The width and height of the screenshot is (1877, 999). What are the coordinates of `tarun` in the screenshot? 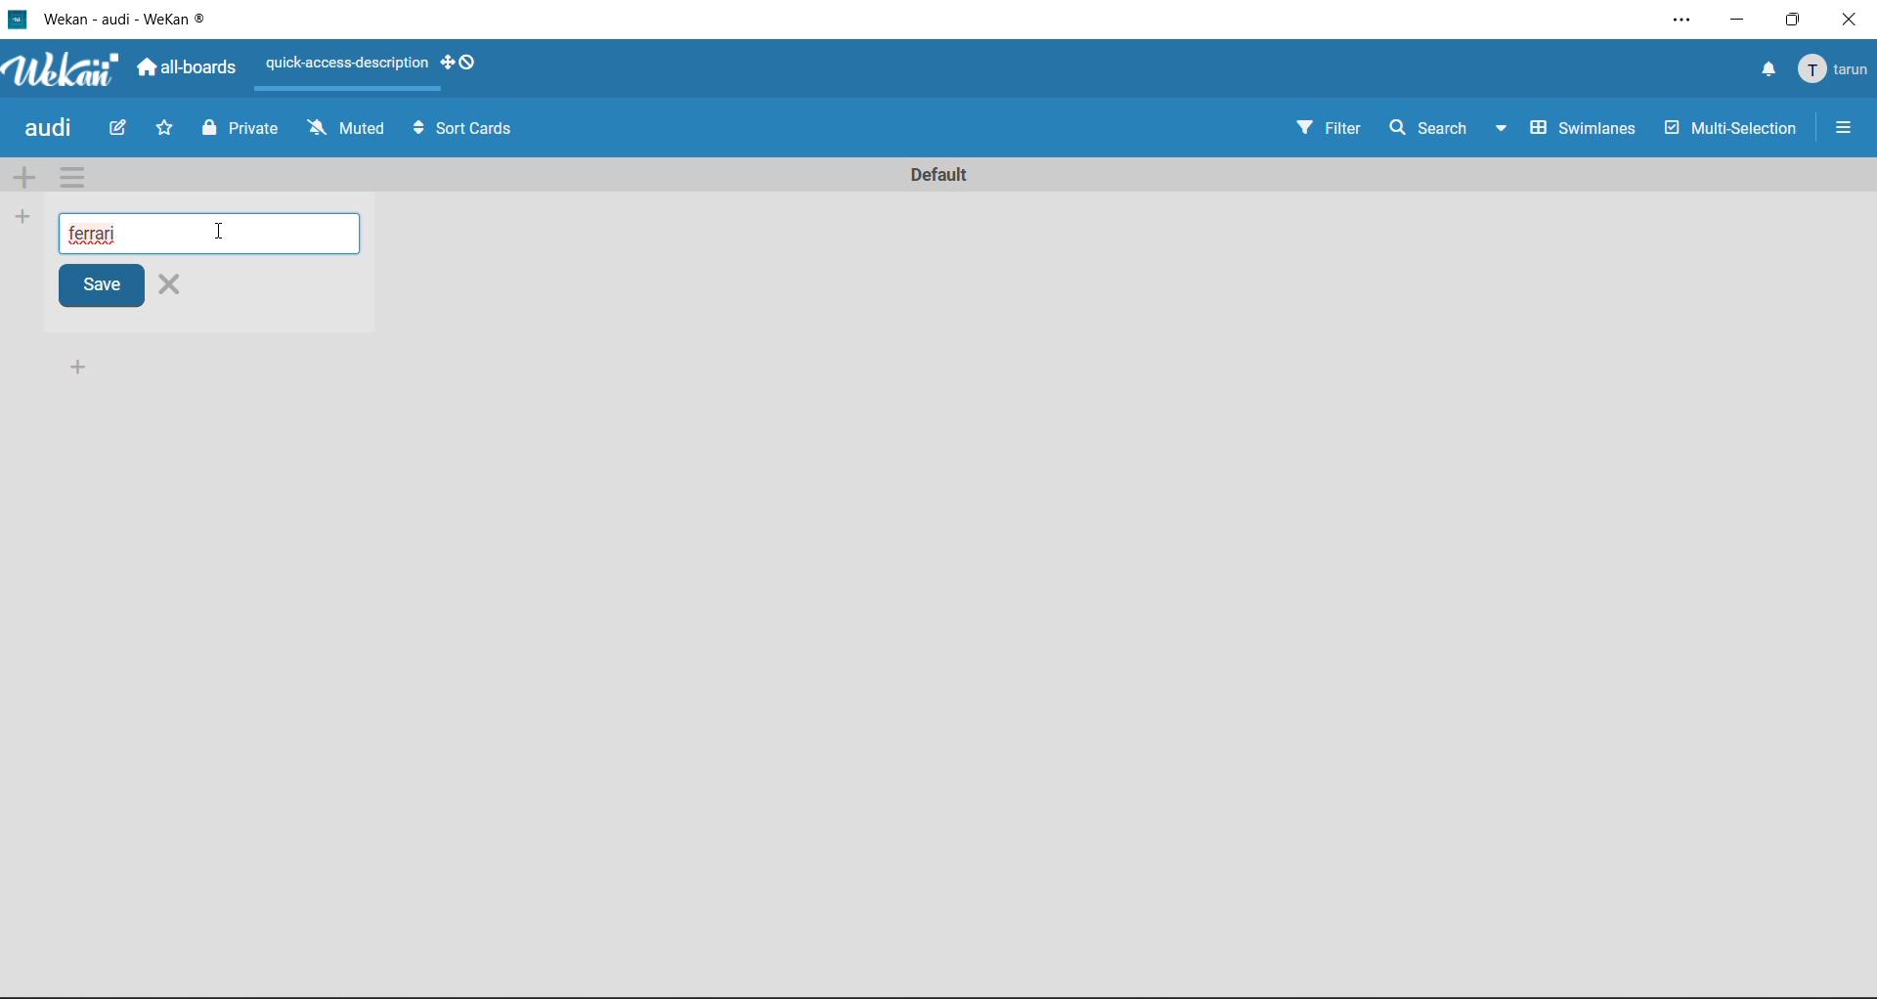 It's located at (1836, 73).